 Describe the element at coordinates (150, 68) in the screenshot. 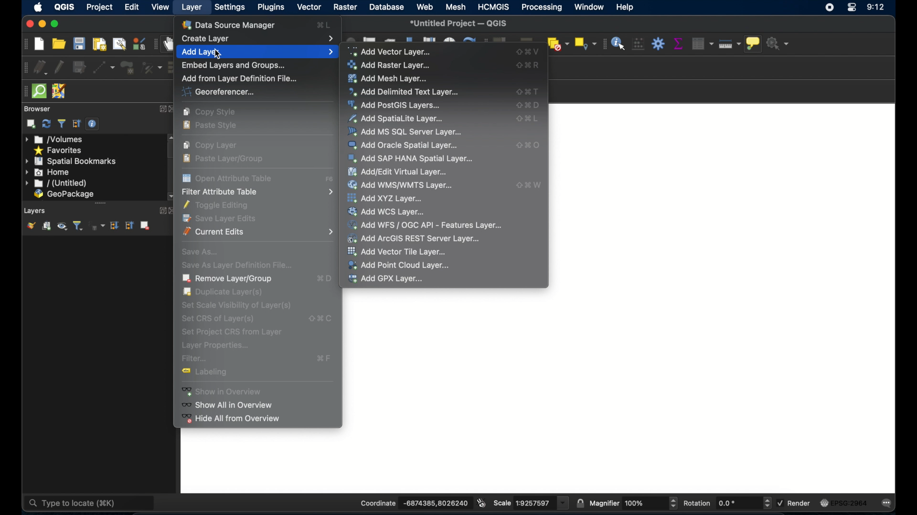

I see `vertex tool` at that location.